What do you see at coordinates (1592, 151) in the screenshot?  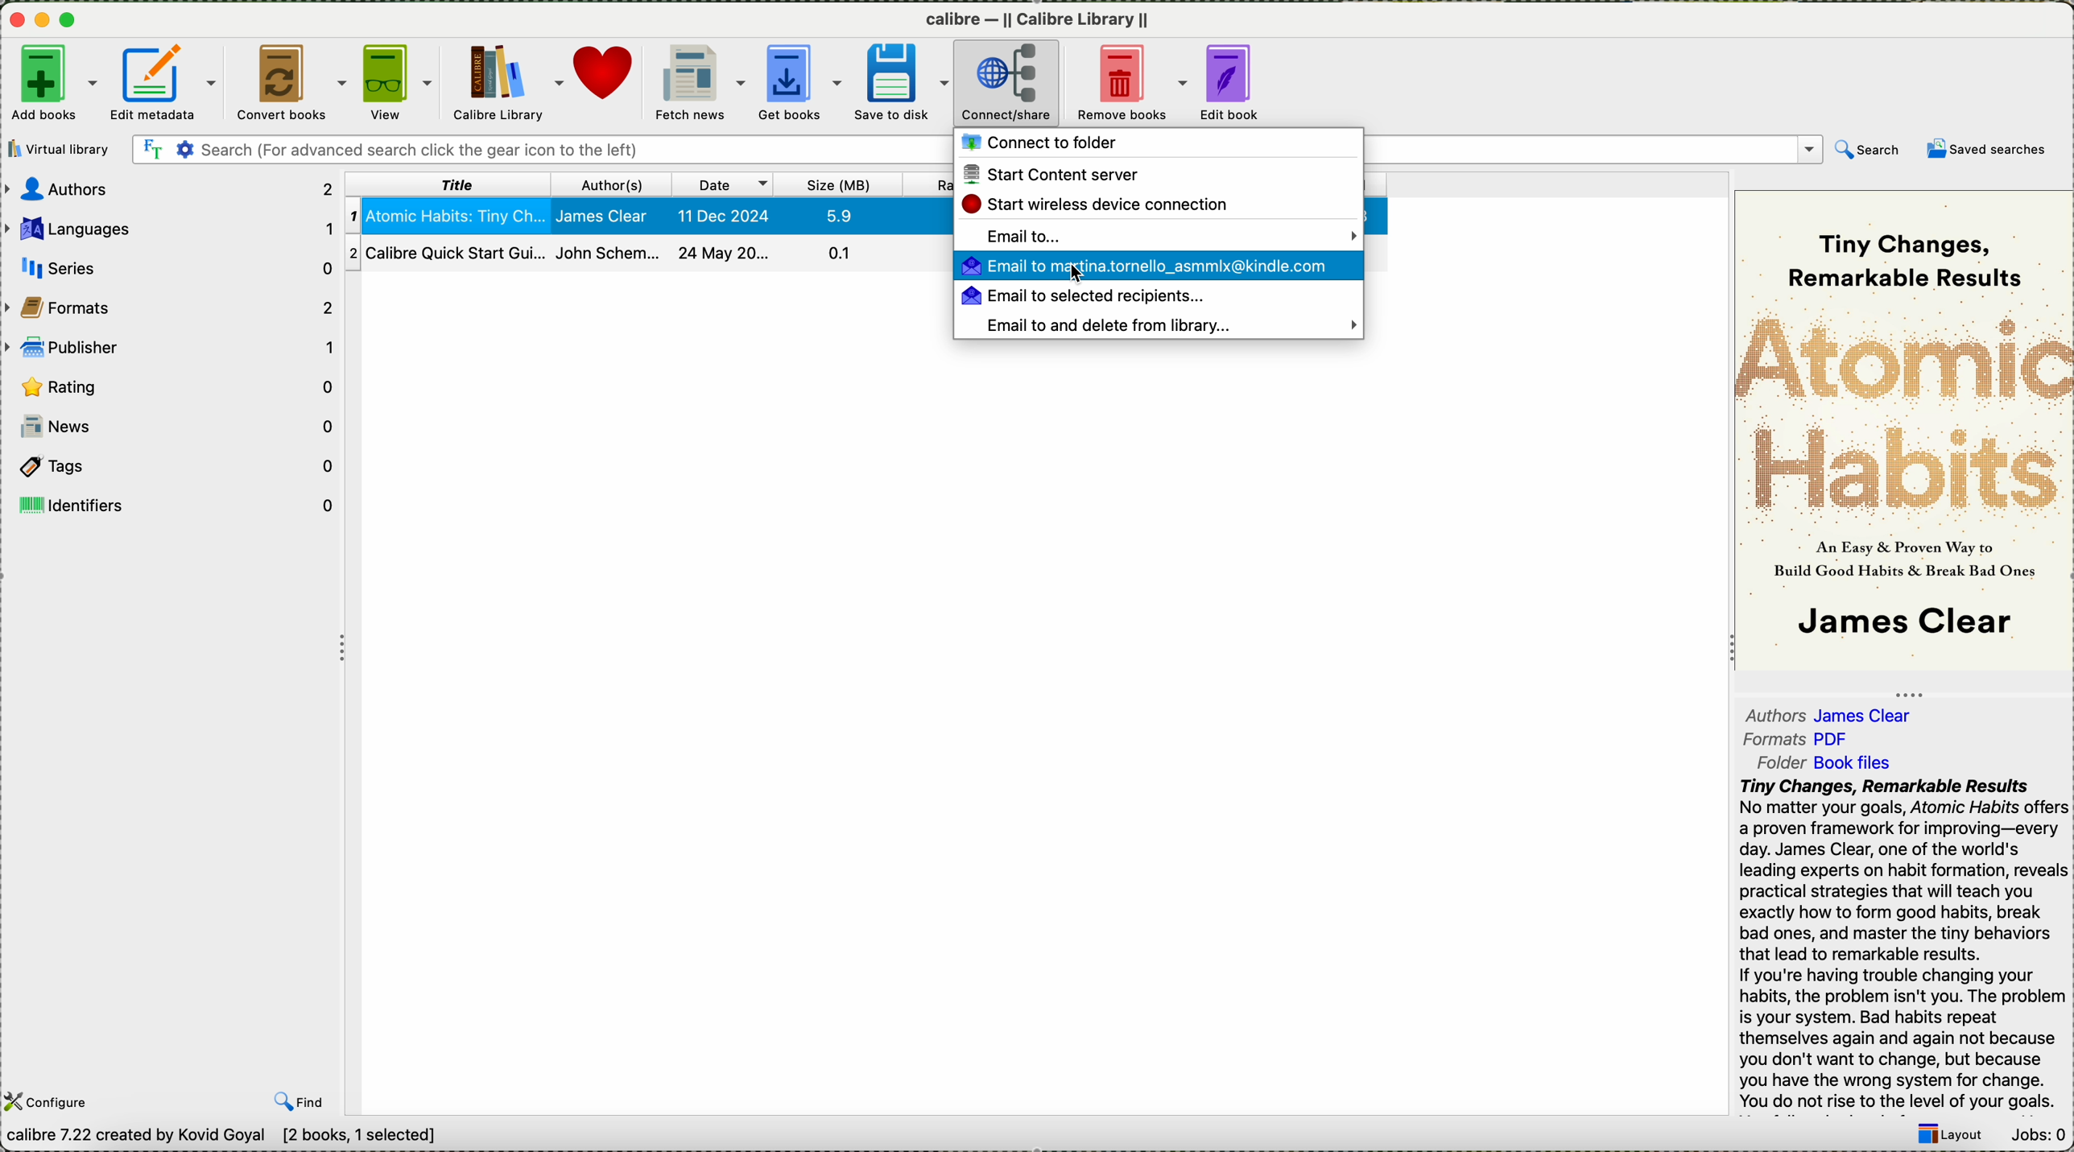 I see `search bar` at bounding box center [1592, 151].